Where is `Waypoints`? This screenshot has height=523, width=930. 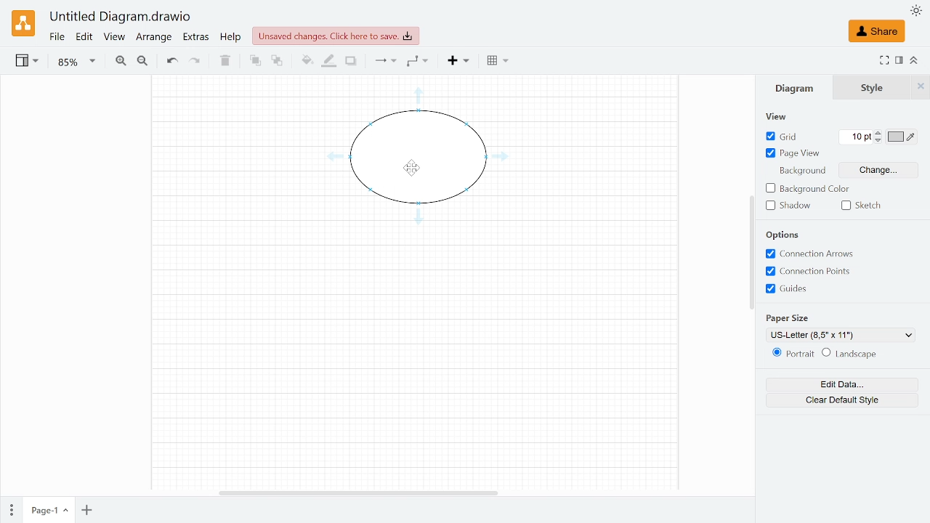
Waypoints is located at coordinates (418, 62).